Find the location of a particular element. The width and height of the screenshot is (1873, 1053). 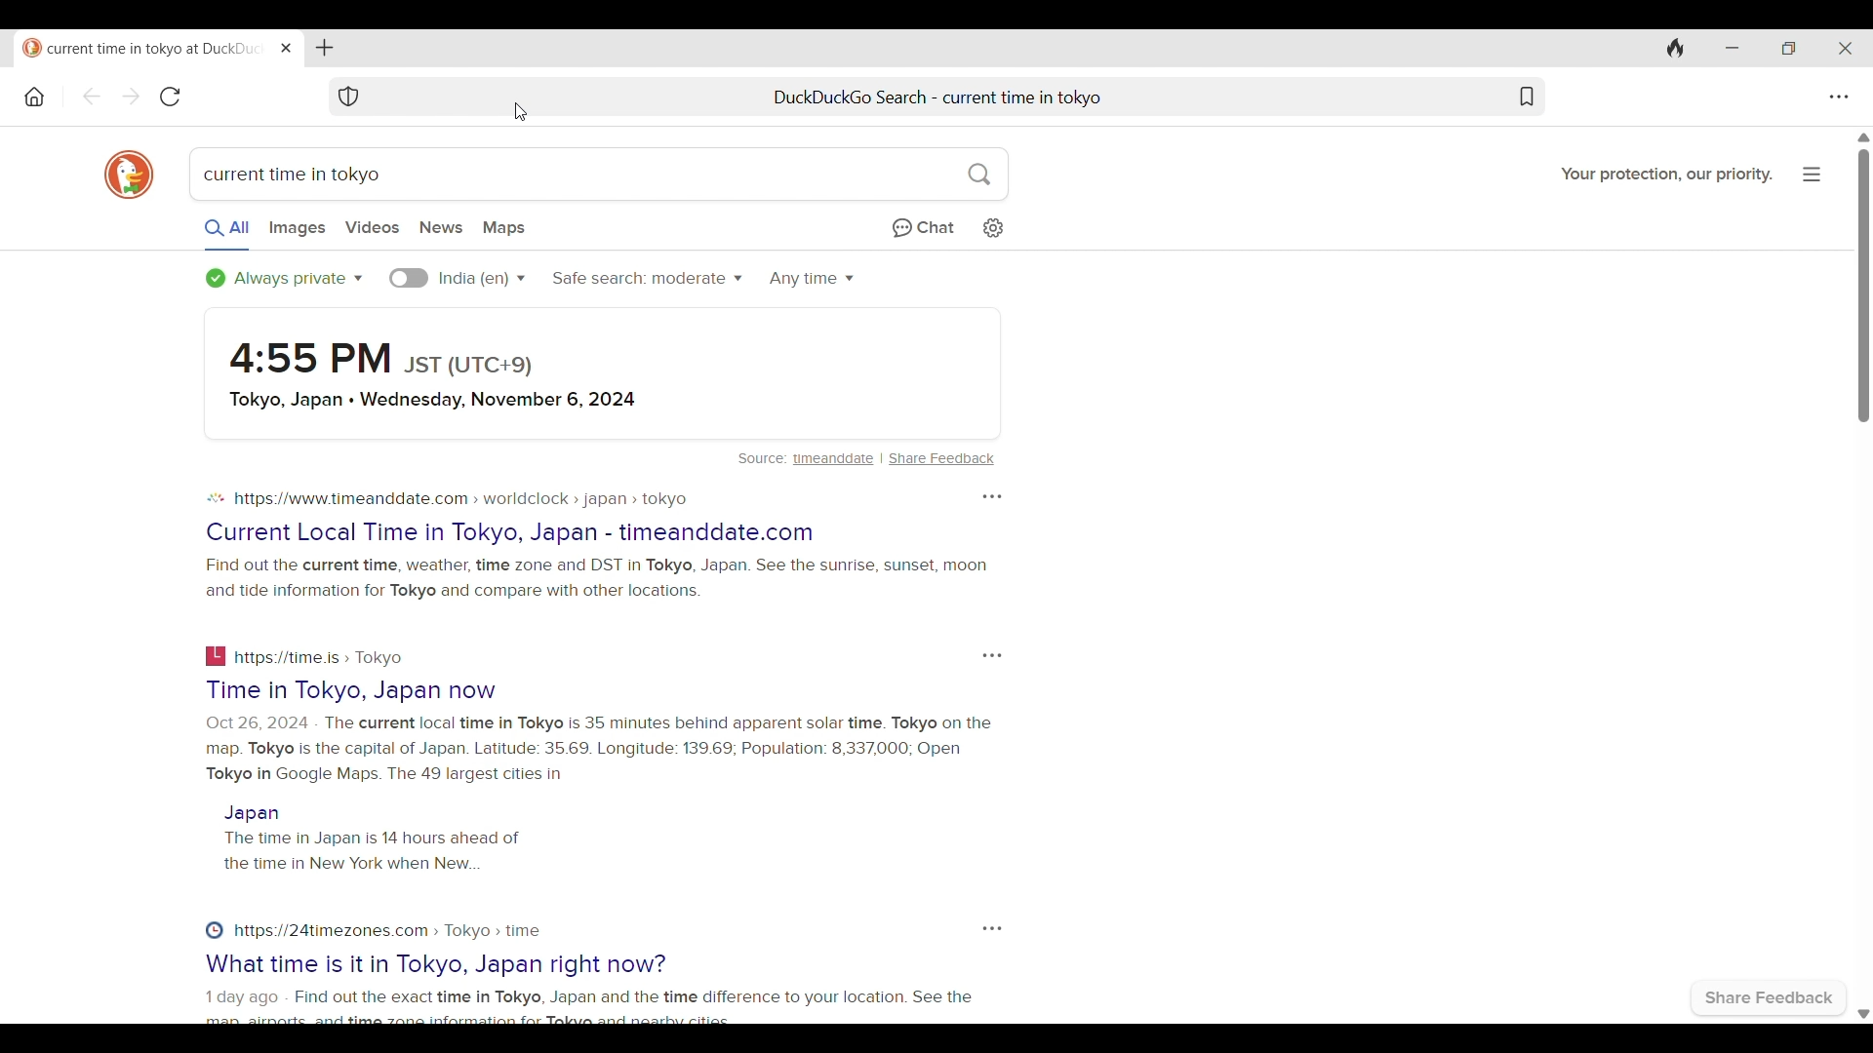

https://24timezones.com > Tokyo > time is located at coordinates (388, 931).